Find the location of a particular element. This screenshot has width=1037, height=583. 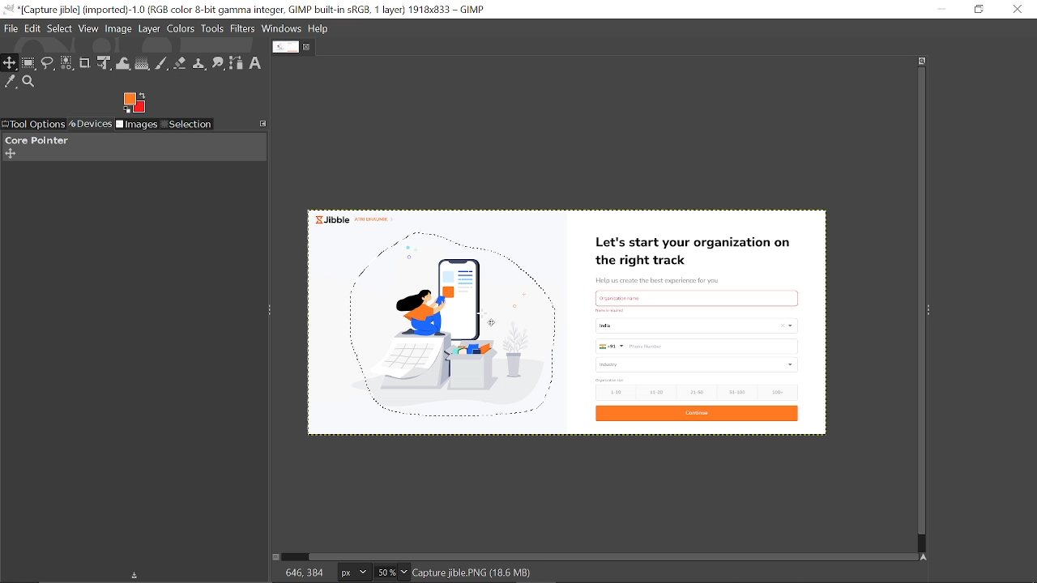

Configure this tab is located at coordinates (264, 122).